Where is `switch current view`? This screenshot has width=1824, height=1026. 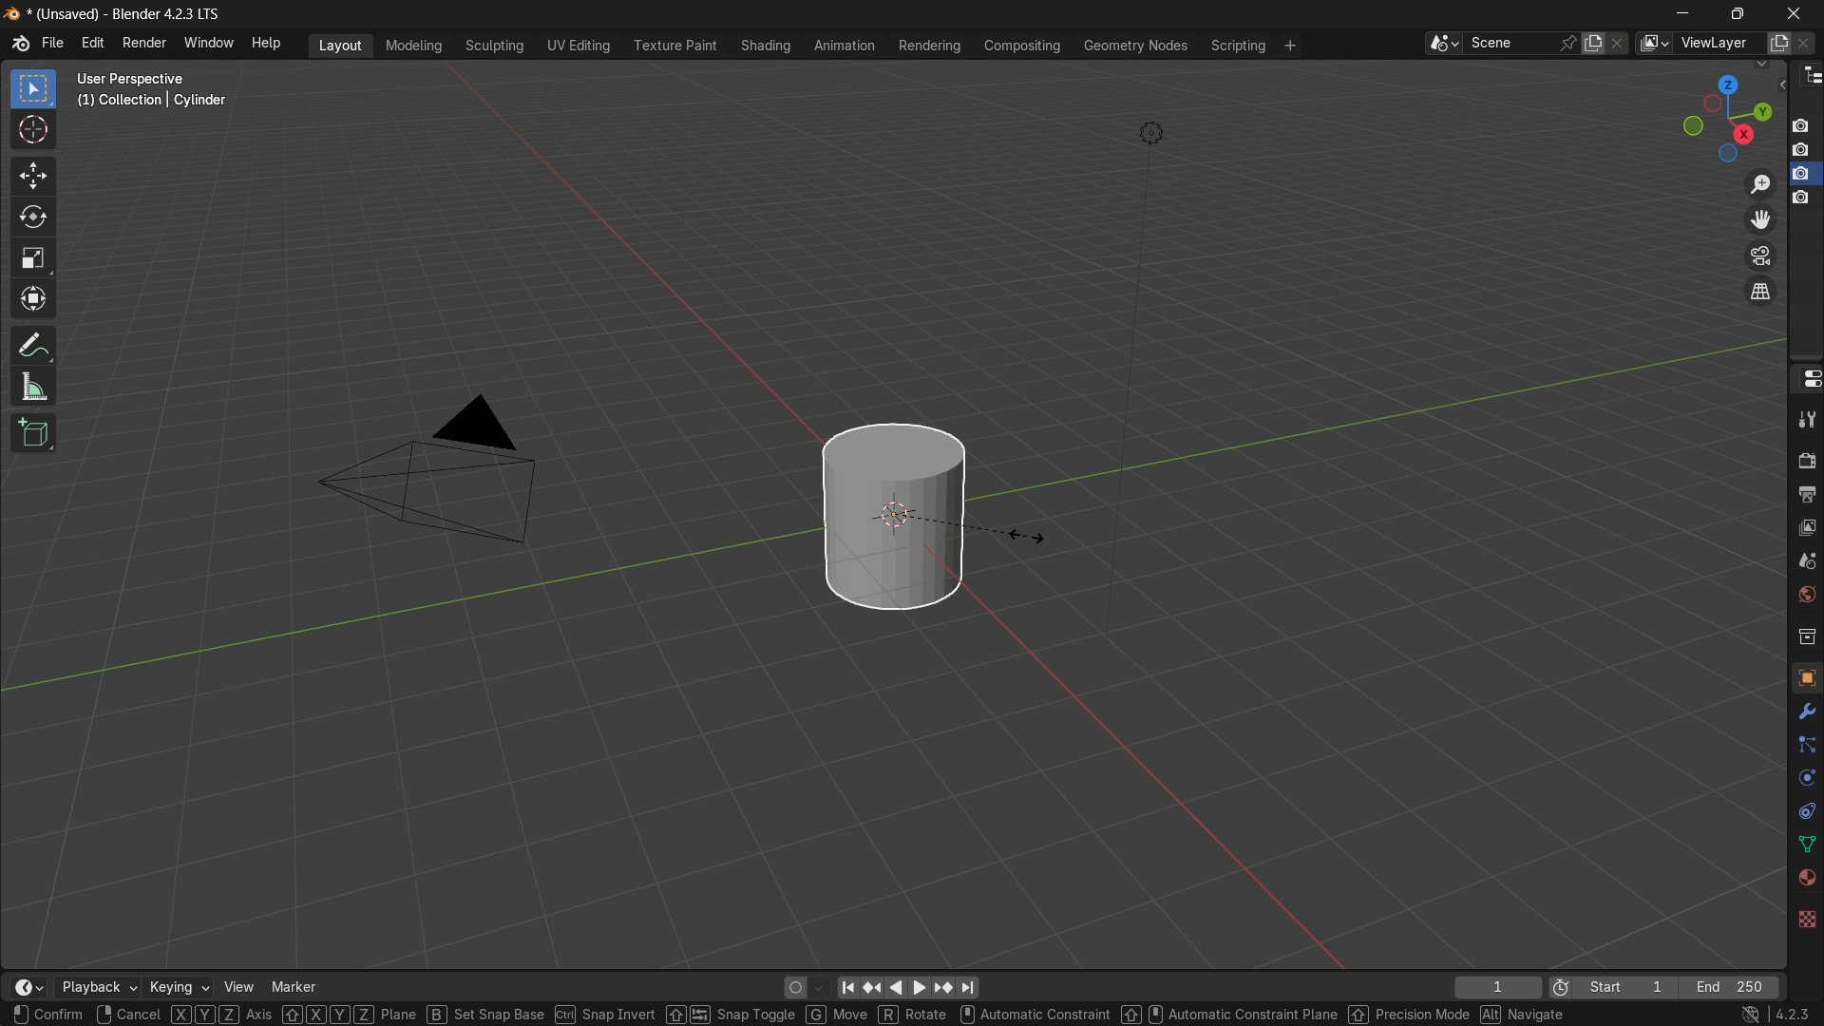 switch current view is located at coordinates (1760, 291).